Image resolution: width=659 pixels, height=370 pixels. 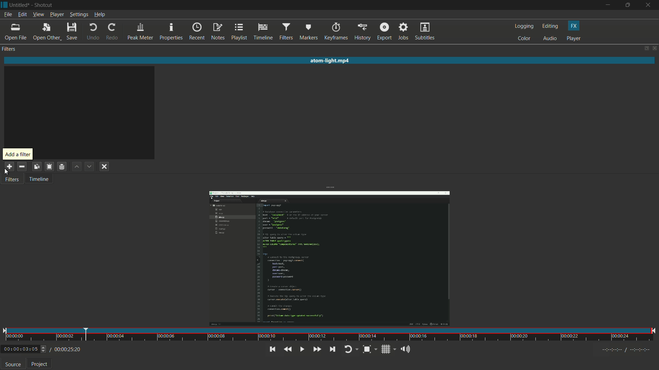 What do you see at coordinates (139, 32) in the screenshot?
I see `peak meter` at bounding box center [139, 32].